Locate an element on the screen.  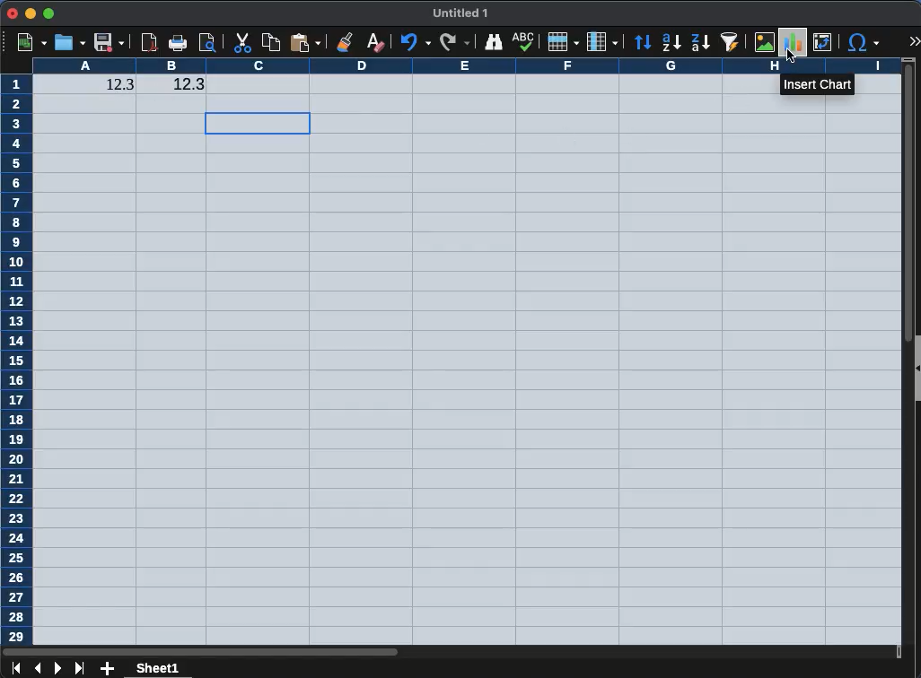
undo is located at coordinates (416, 44).